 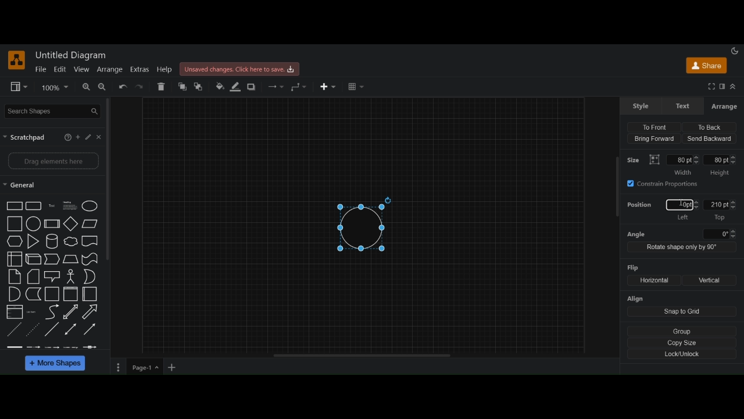 What do you see at coordinates (52, 223) in the screenshot?
I see `Cube` at bounding box center [52, 223].